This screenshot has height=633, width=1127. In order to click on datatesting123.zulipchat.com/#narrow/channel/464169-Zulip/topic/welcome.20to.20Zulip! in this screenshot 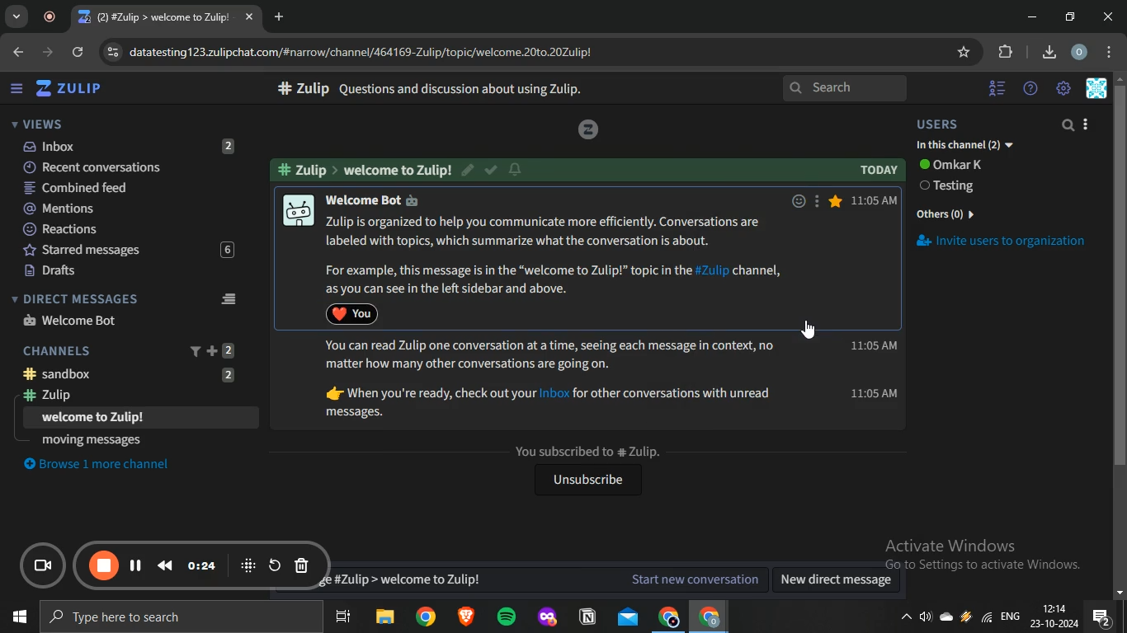, I will do `click(354, 50)`.